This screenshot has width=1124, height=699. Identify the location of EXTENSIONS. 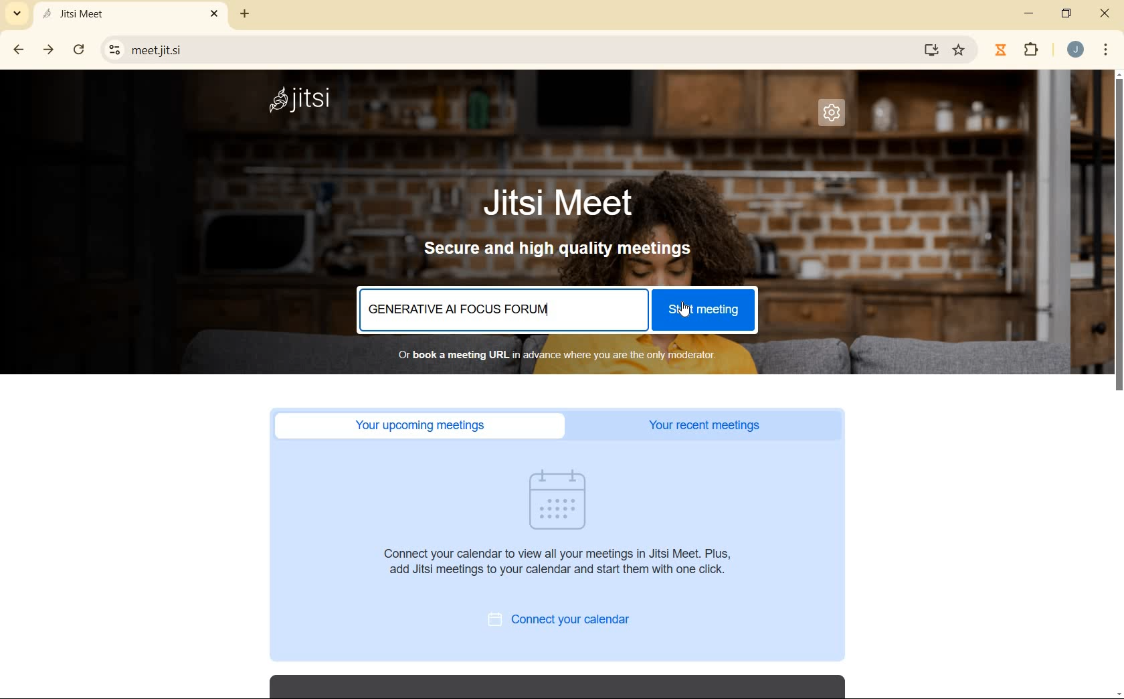
(1031, 52).